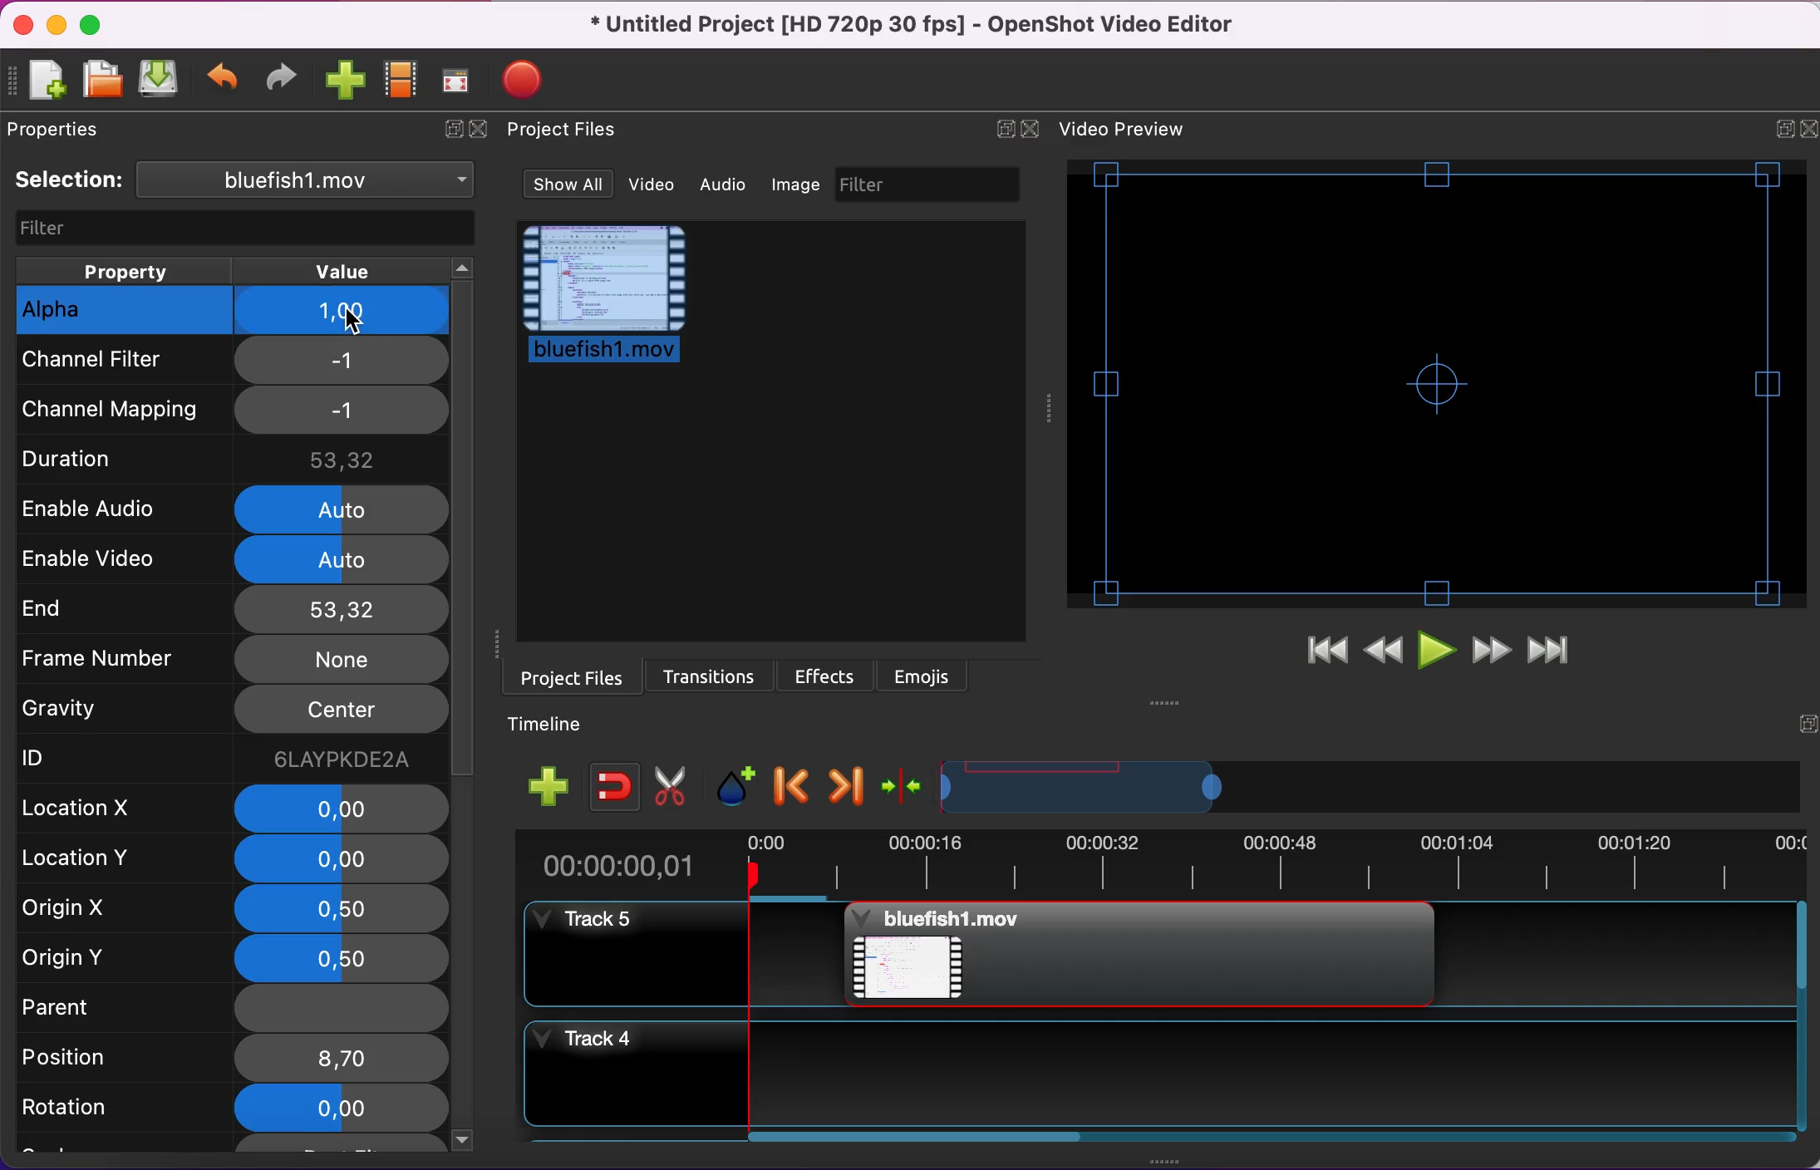  What do you see at coordinates (1267, 1137) in the screenshot?
I see `Horizontal slide bar` at bounding box center [1267, 1137].